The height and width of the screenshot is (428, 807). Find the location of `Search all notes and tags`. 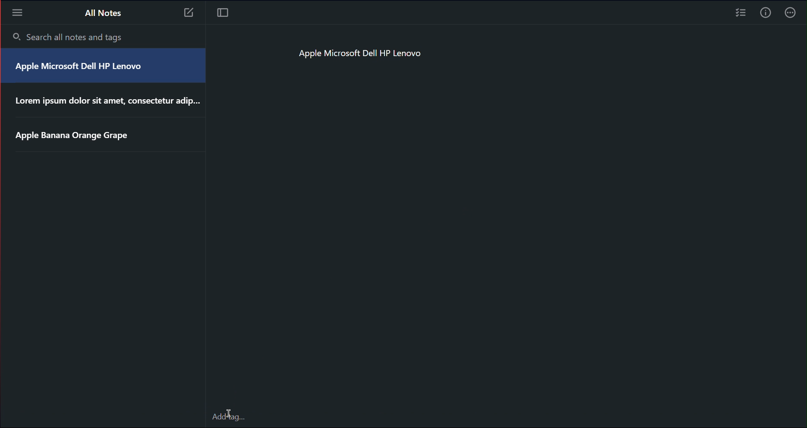

Search all notes and tags is located at coordinates (69, 37).